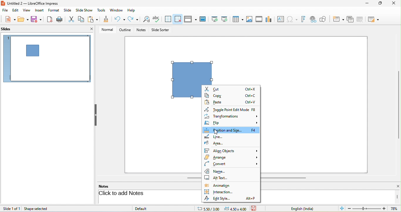 The width and height of the screenshot is (401, 212). Describe the element at coordinates (106, 20) in the screenshot. I see `clone formatting` at that location.